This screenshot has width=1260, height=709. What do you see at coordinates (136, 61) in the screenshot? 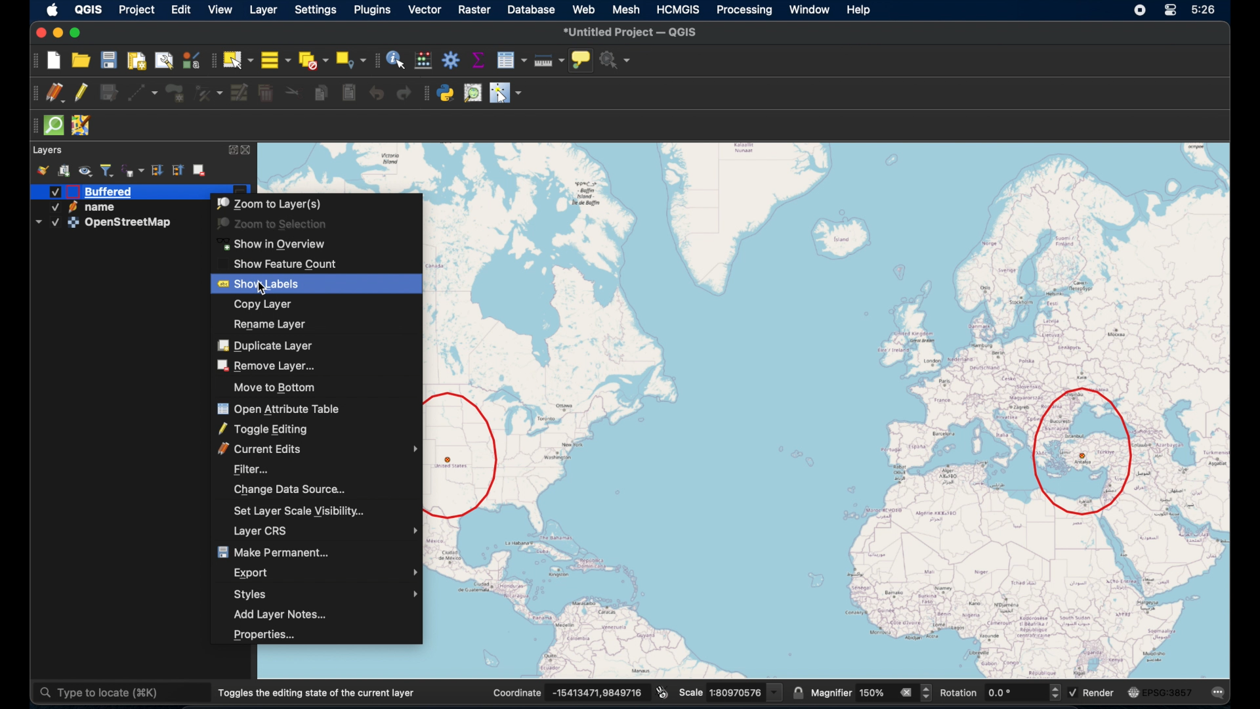
I see `new paint layout` at bounding box center [136, 61].